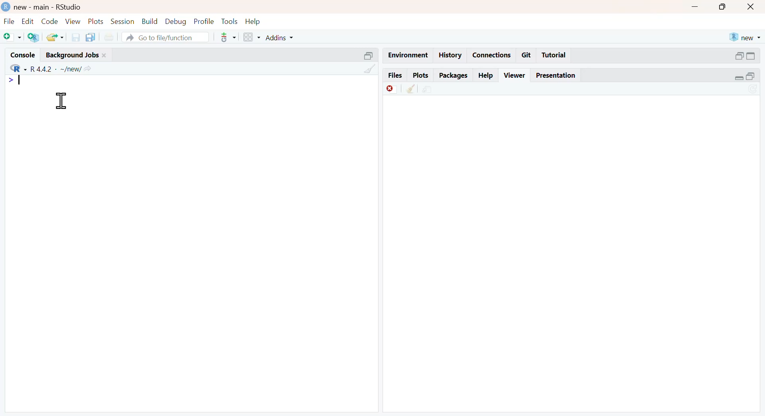 This screenshot has width=765, height=416. I want to click on >, so click(10, 80).